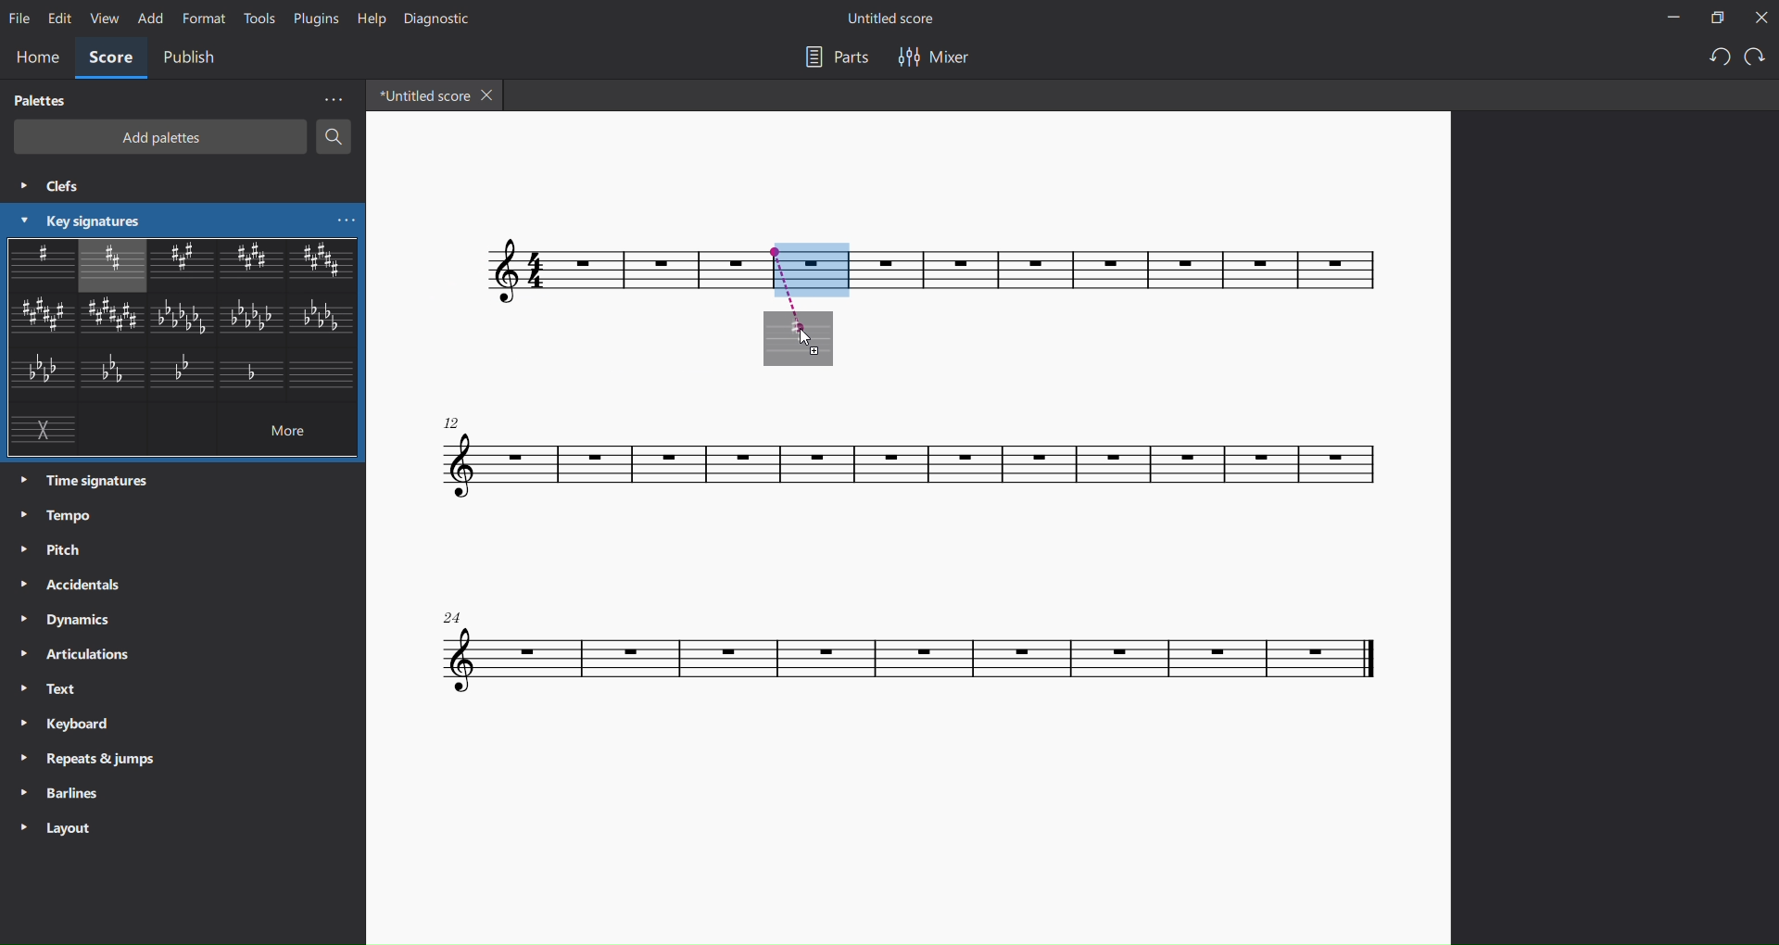  I want to click on cursor, so click(804, 342).